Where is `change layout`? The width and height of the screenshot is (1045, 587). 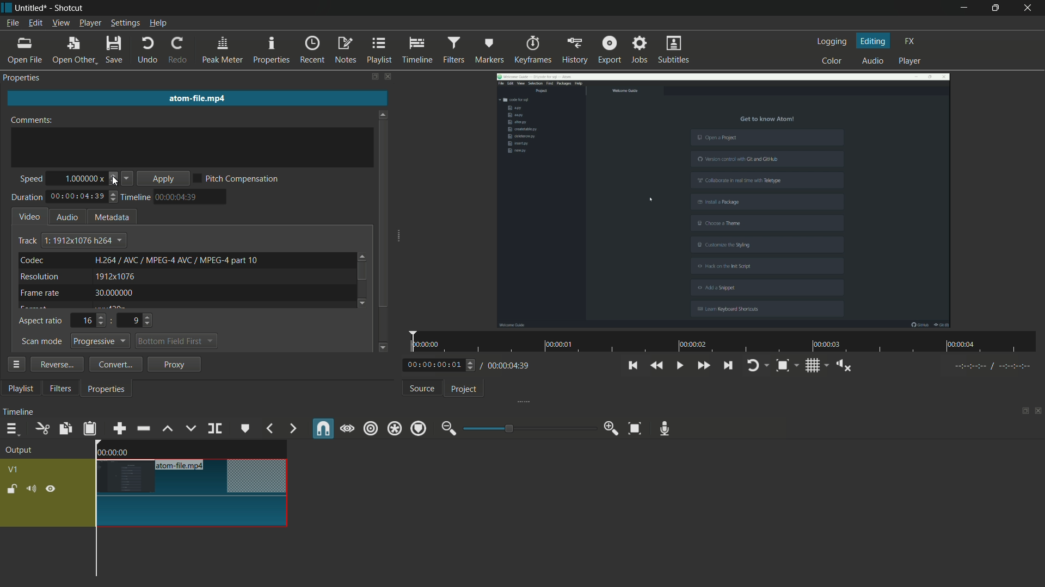
change layout is located at coordinates (1023, 410).